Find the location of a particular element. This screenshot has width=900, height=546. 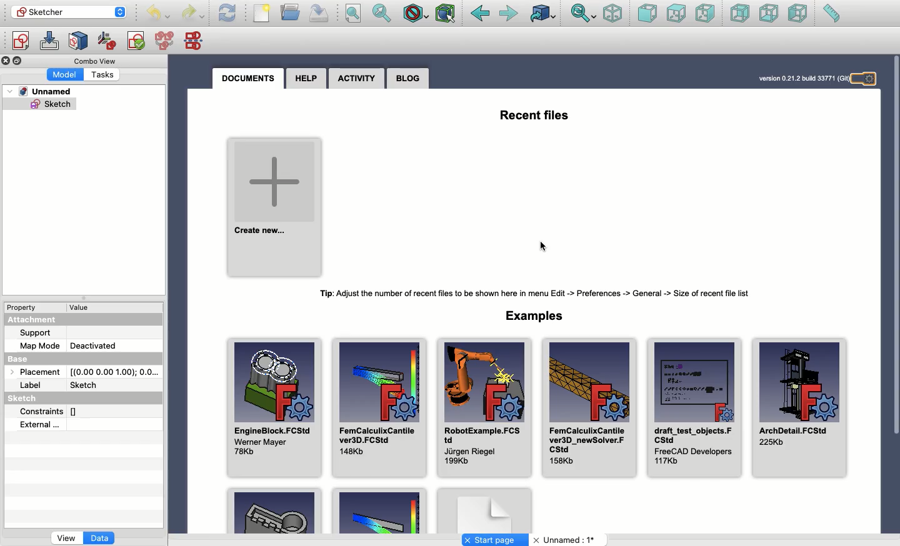

Settings is located at coordinates (869, 79).